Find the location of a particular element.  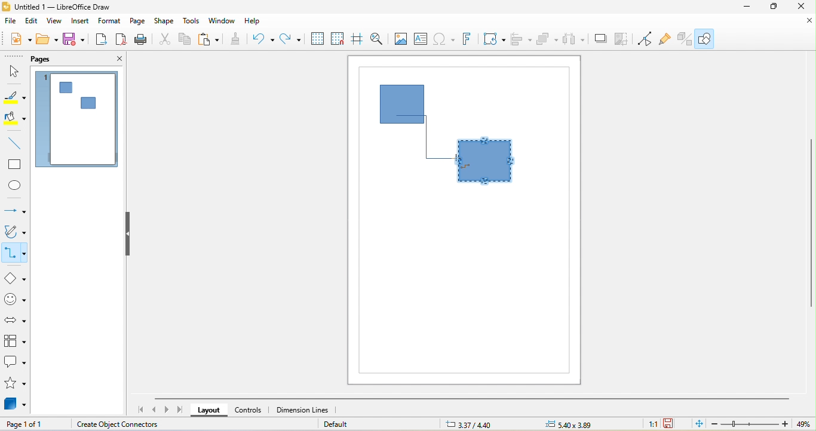

toggle point edit mode is located at coordinates (648, 38).